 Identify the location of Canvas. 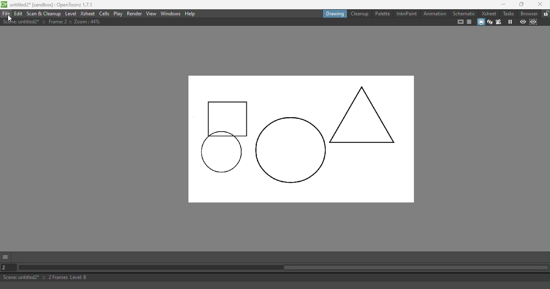
(305, 133).